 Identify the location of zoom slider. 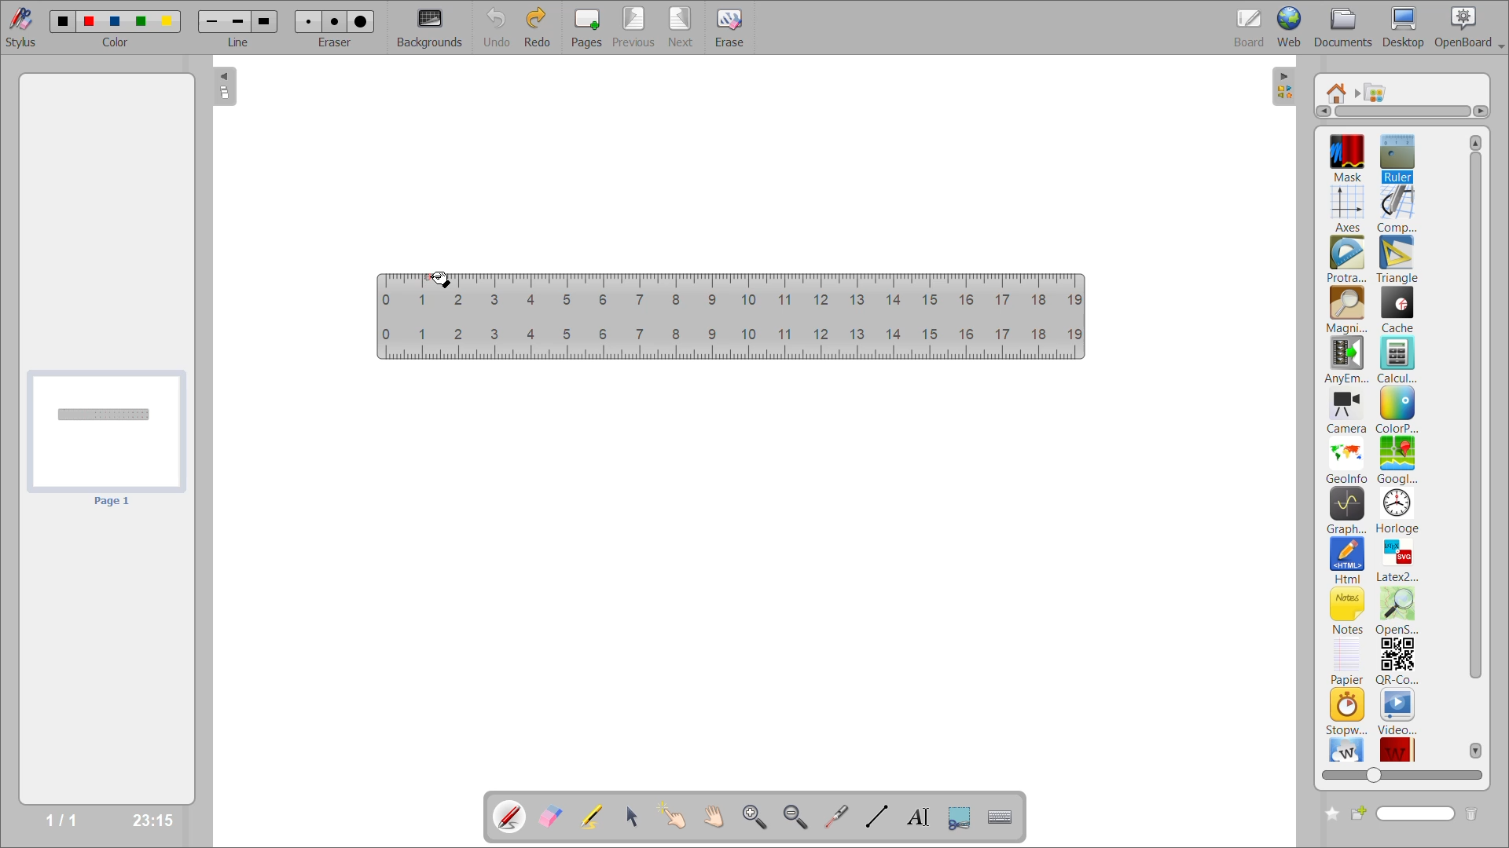
(1399, 773).